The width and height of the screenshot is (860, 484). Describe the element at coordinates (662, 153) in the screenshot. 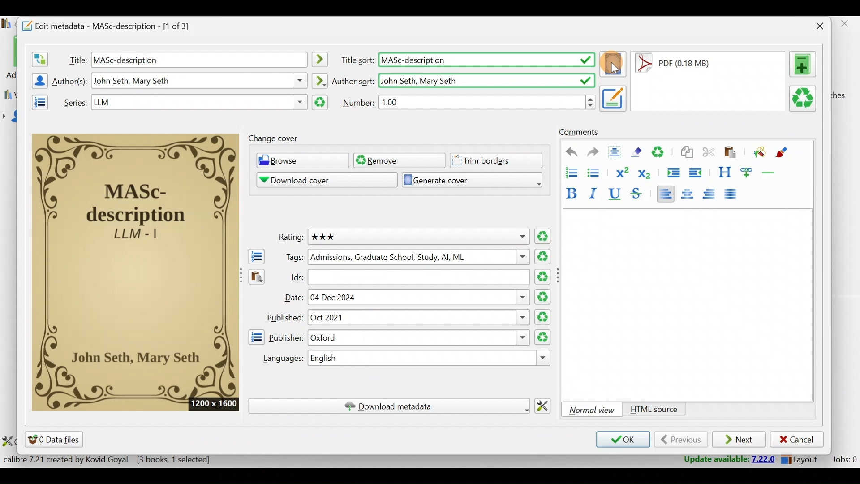

I see `Clear` at that location.